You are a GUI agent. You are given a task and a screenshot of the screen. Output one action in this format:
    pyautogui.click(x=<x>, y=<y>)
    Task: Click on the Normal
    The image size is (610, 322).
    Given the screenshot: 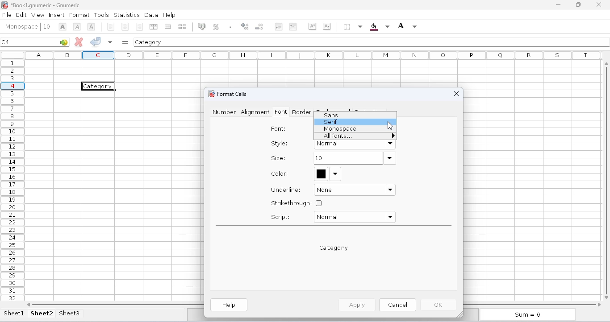 What is the action you would take?
    pyautogui.click(x=355, y=144)
    